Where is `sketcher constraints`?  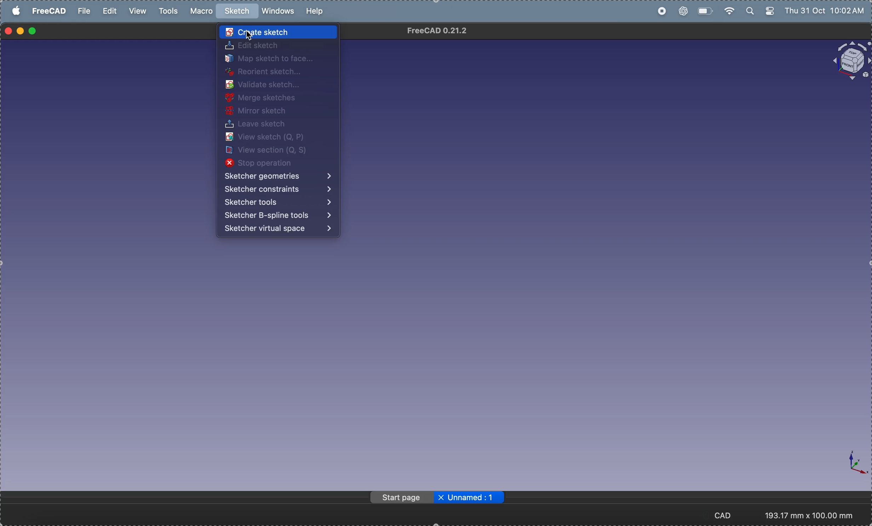 sketcher constraints is located at coordinates (278, 188).